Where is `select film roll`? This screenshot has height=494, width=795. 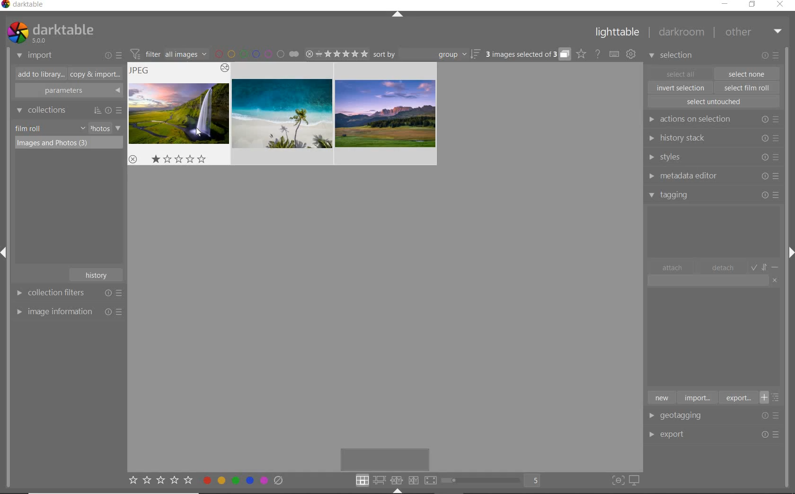
select film roll is located at coordinates (747, 87).